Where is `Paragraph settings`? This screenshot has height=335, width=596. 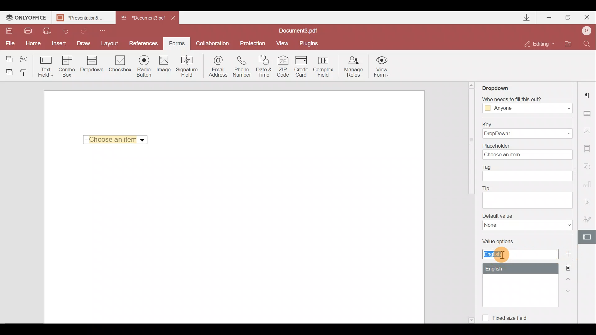
Paragraph settings is located at coordinates (589, 93).